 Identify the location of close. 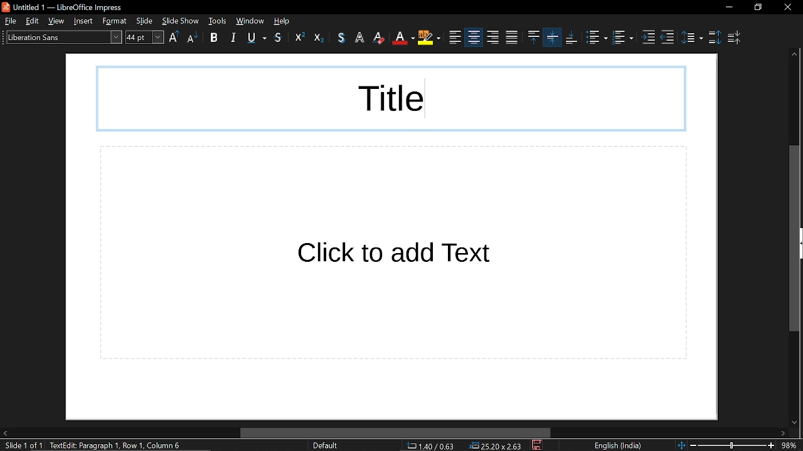
(787, 8).